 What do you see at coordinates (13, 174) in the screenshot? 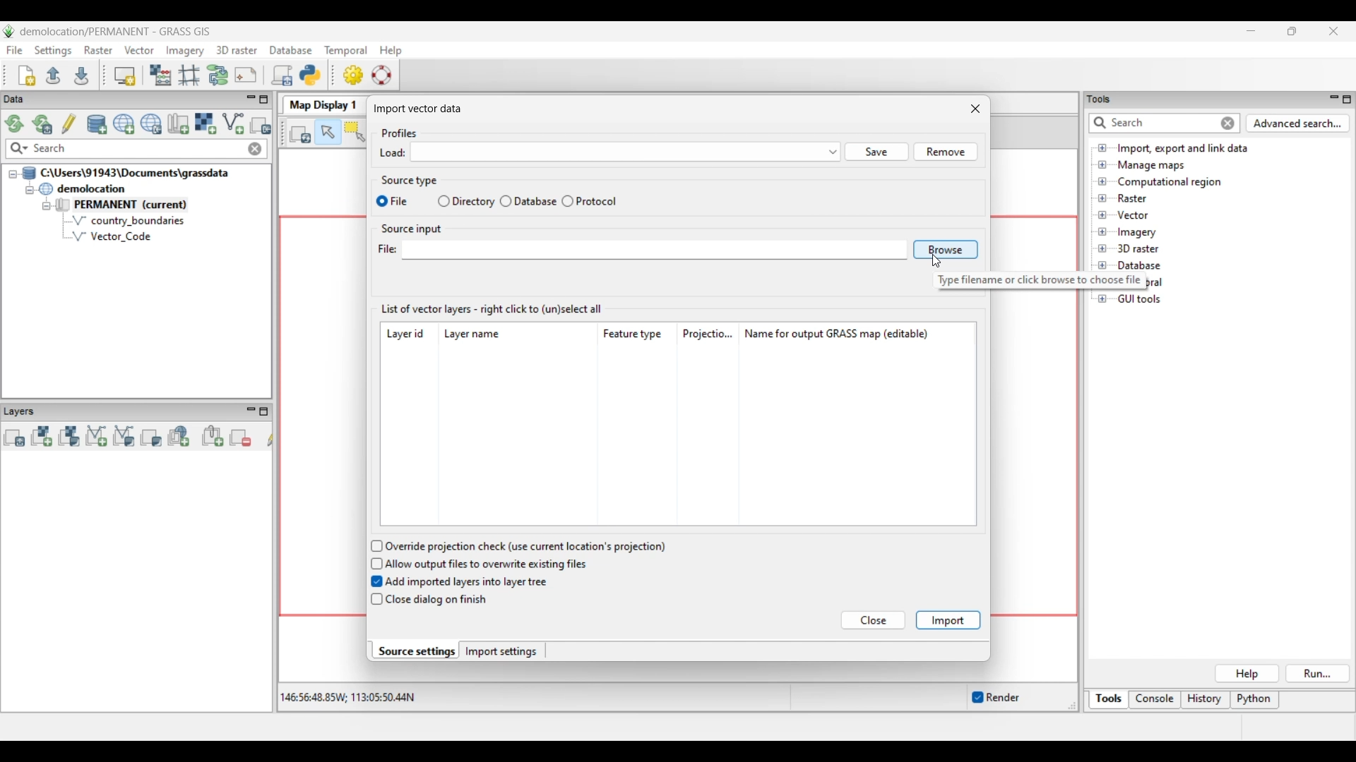
I see `Collapse file thread ` at bounding box center [13, 174].